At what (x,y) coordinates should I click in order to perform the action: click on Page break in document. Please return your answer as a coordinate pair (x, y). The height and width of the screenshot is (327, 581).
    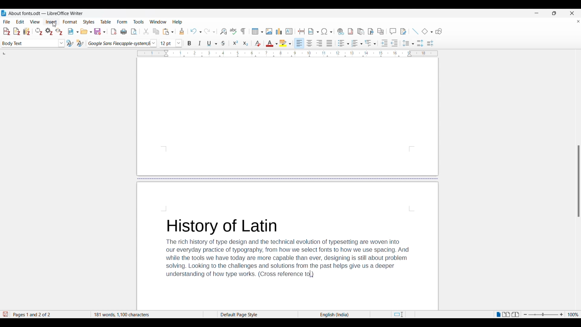
    Looking at the image, I should click on (288, 178).